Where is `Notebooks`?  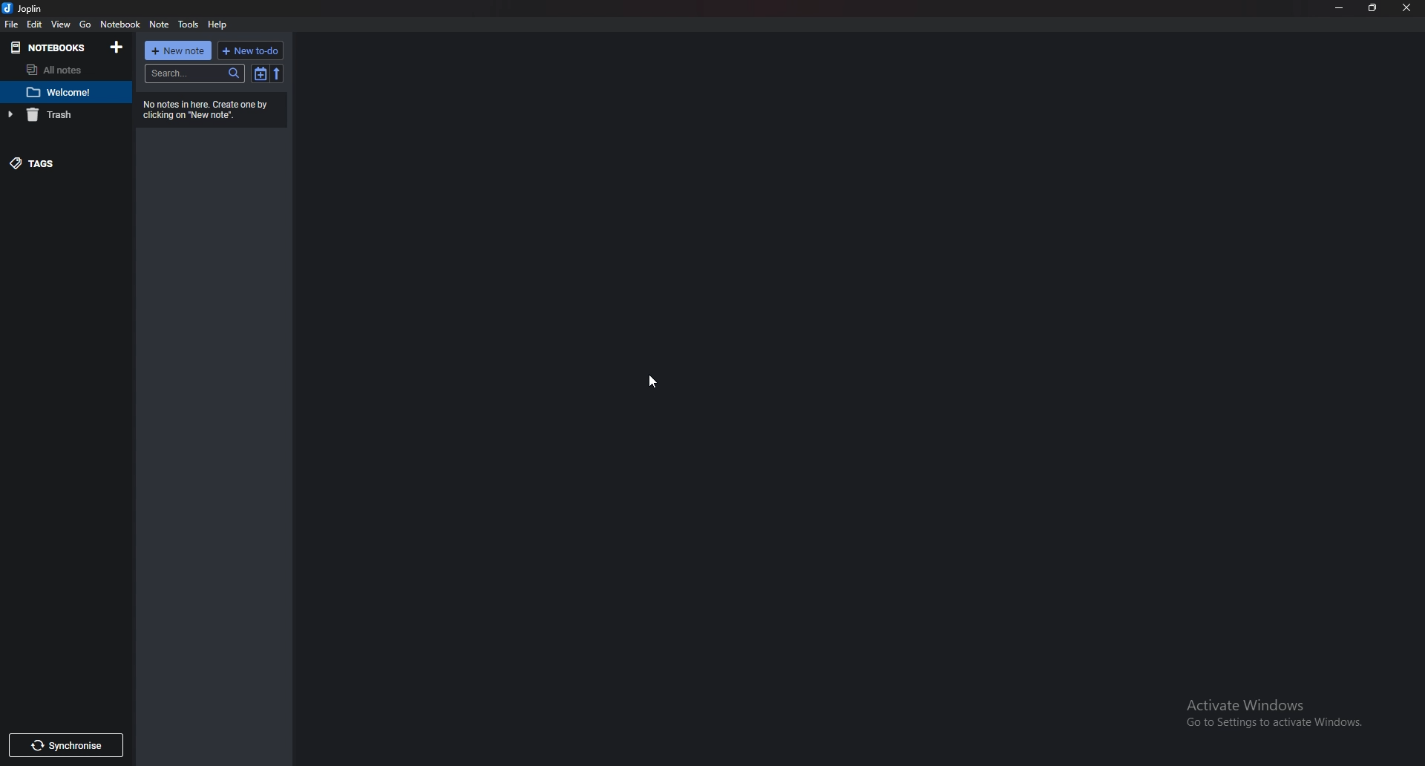 Notebooks is located at coordinates (51, 45).